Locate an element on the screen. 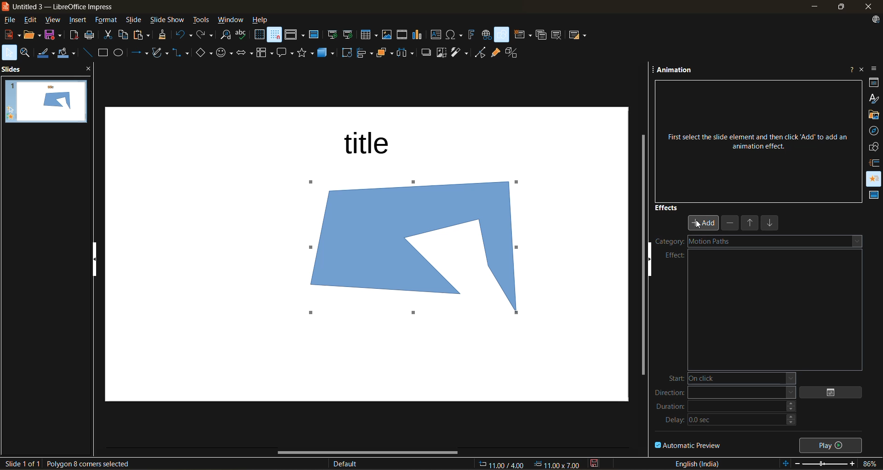  align objects is located at coordinates (364, 53).